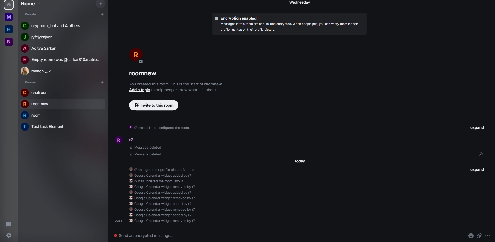 The image size is (495, 242). I want to click on room, so click(45, 126).